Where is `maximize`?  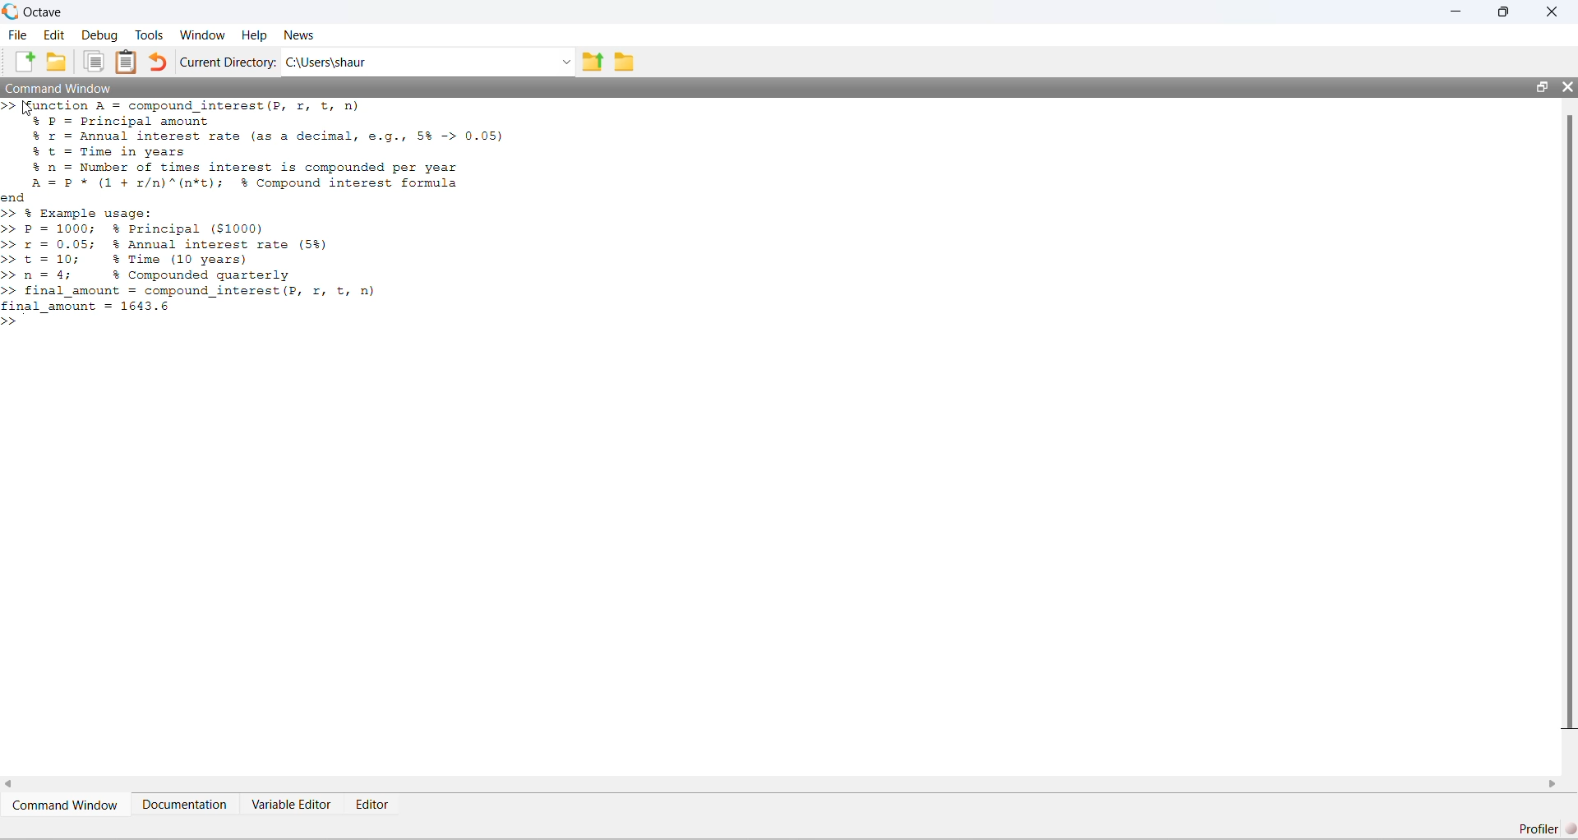
maximize is located at coordinates (1541, 87).